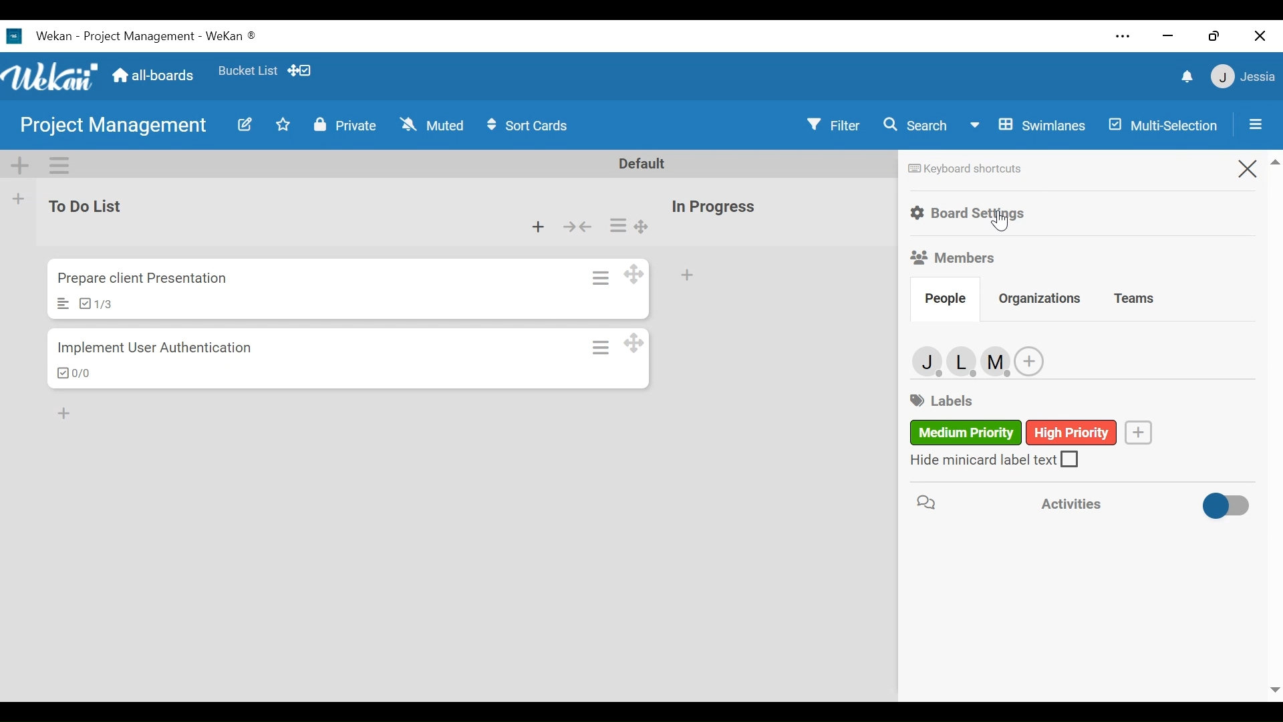 The width and height of the screenshot is (1283, 722). I want to click on Desktop drag handles, so click(643, 227).